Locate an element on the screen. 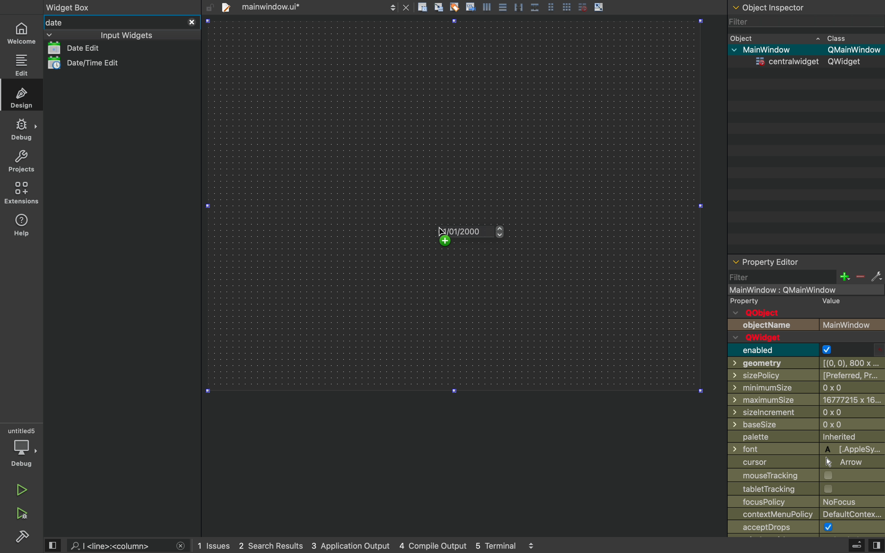  on key up is located at coordinates (477, 233).